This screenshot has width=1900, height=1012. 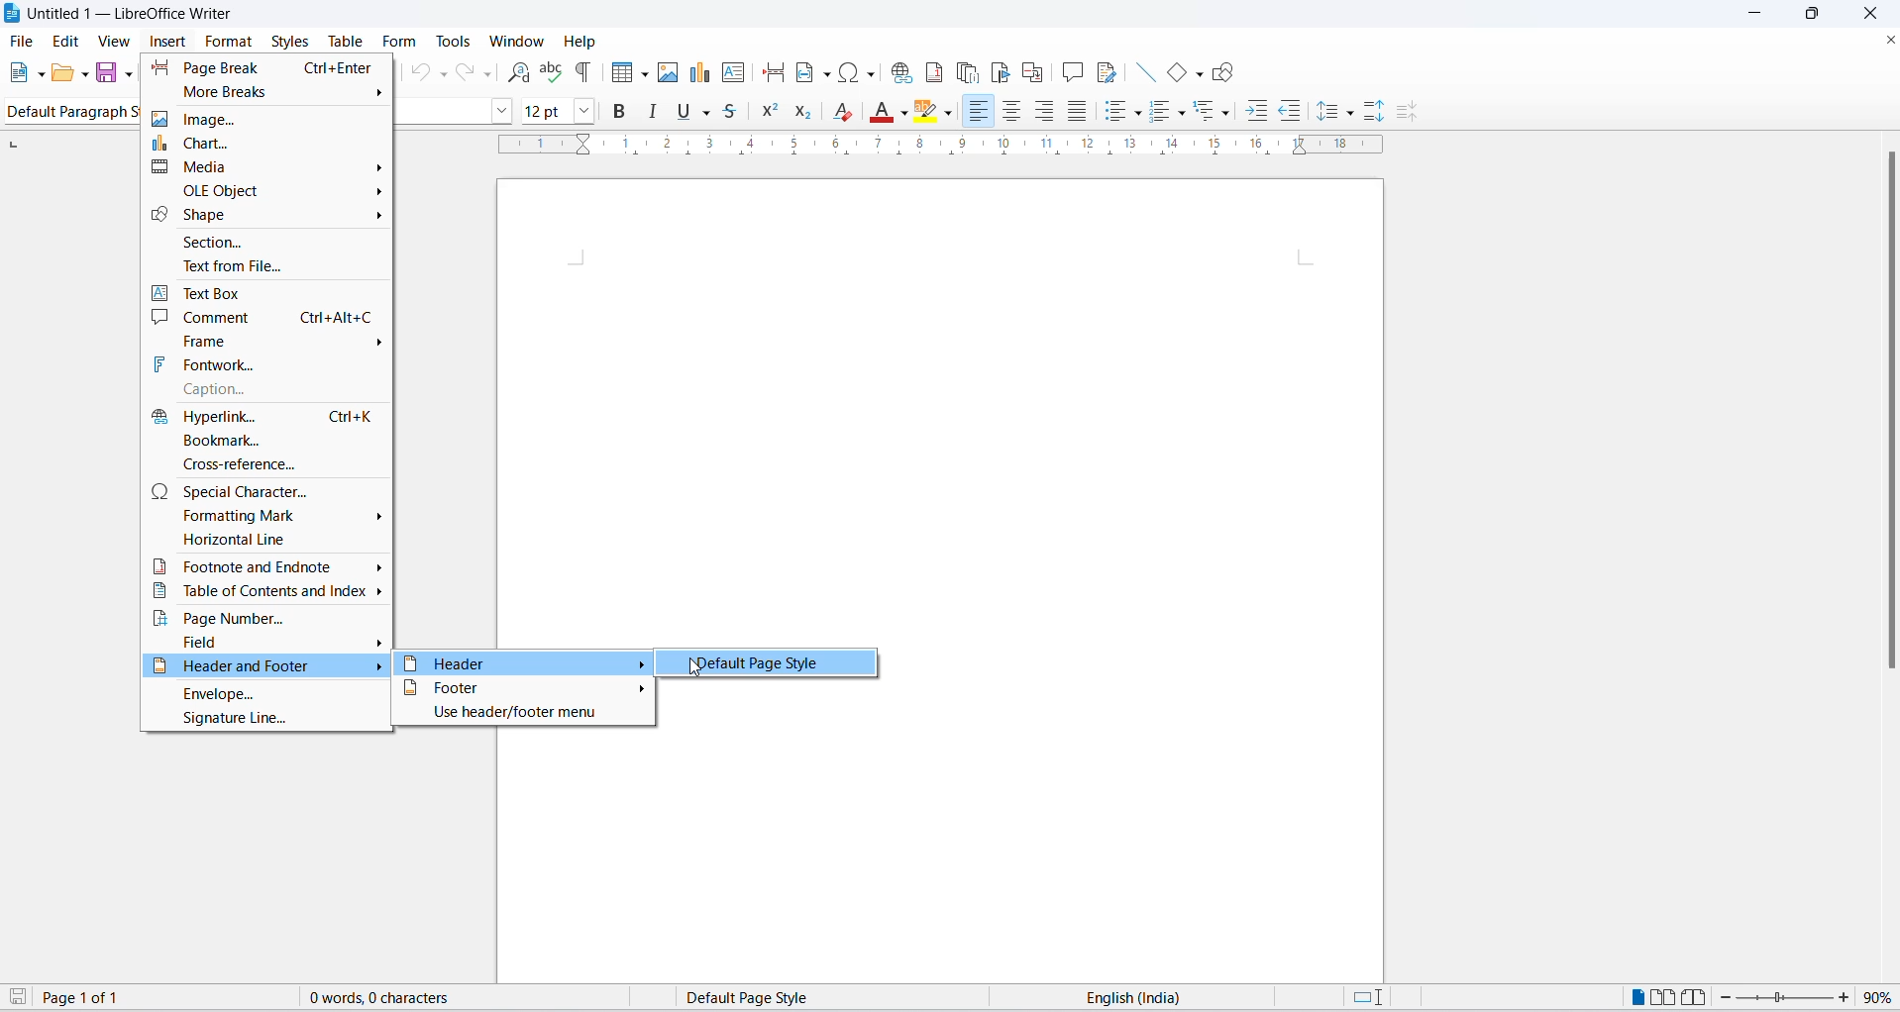 What do you see at coordinates (1105, 71) in the screenshot?
I see `show track changes functions` at bounding box center [1105, 71].